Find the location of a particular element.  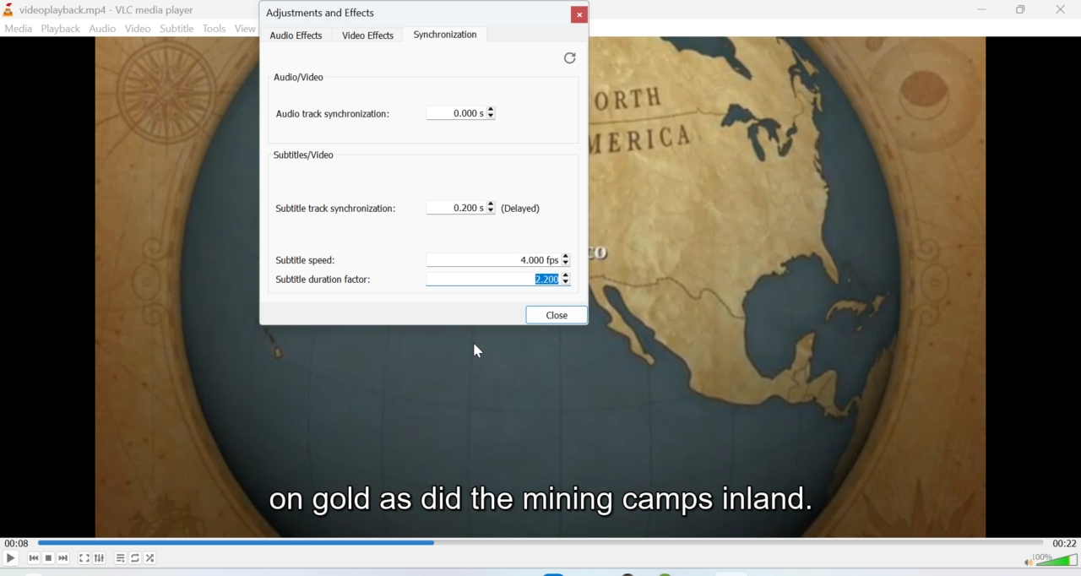

audio track synchronization input is located at coordinates (462, 112).